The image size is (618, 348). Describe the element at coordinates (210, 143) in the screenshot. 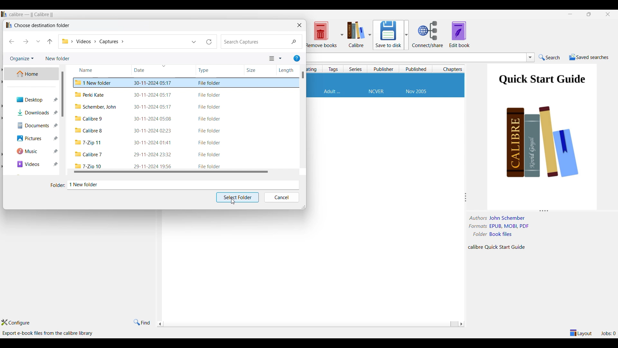

I see `file folder` at that location.